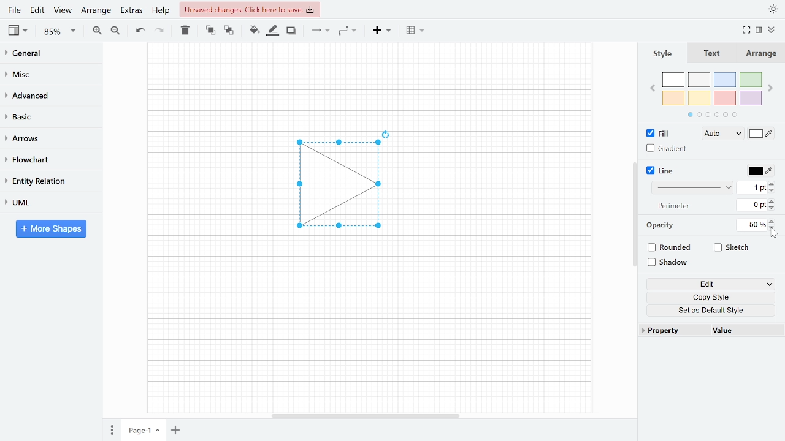  I want to click on violet, so click(750, 98).